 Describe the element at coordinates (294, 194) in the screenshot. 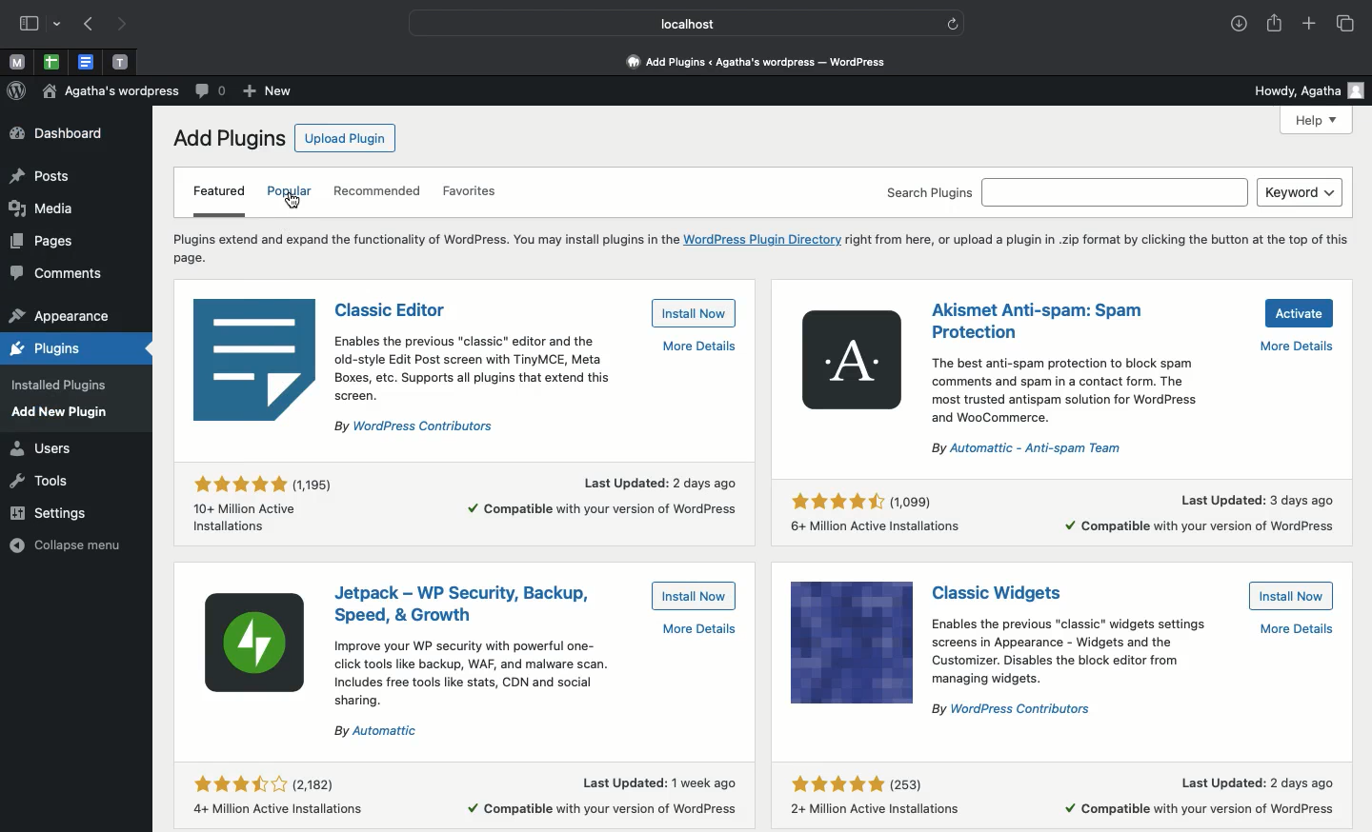

I see `Popular` at that location.